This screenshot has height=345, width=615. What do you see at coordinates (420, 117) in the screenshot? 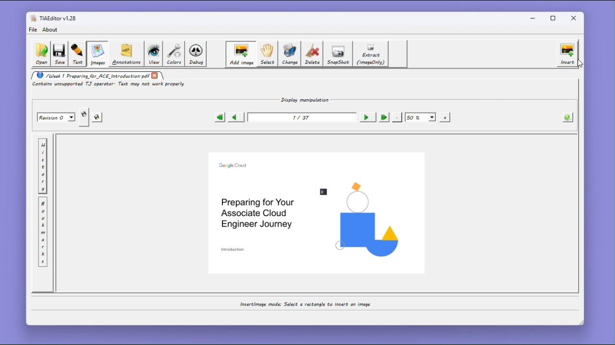
I see `50%` at bounding box center [420, 117].